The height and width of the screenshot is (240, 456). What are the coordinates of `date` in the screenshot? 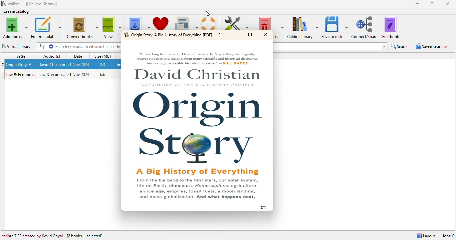 It's located at (79, 74).